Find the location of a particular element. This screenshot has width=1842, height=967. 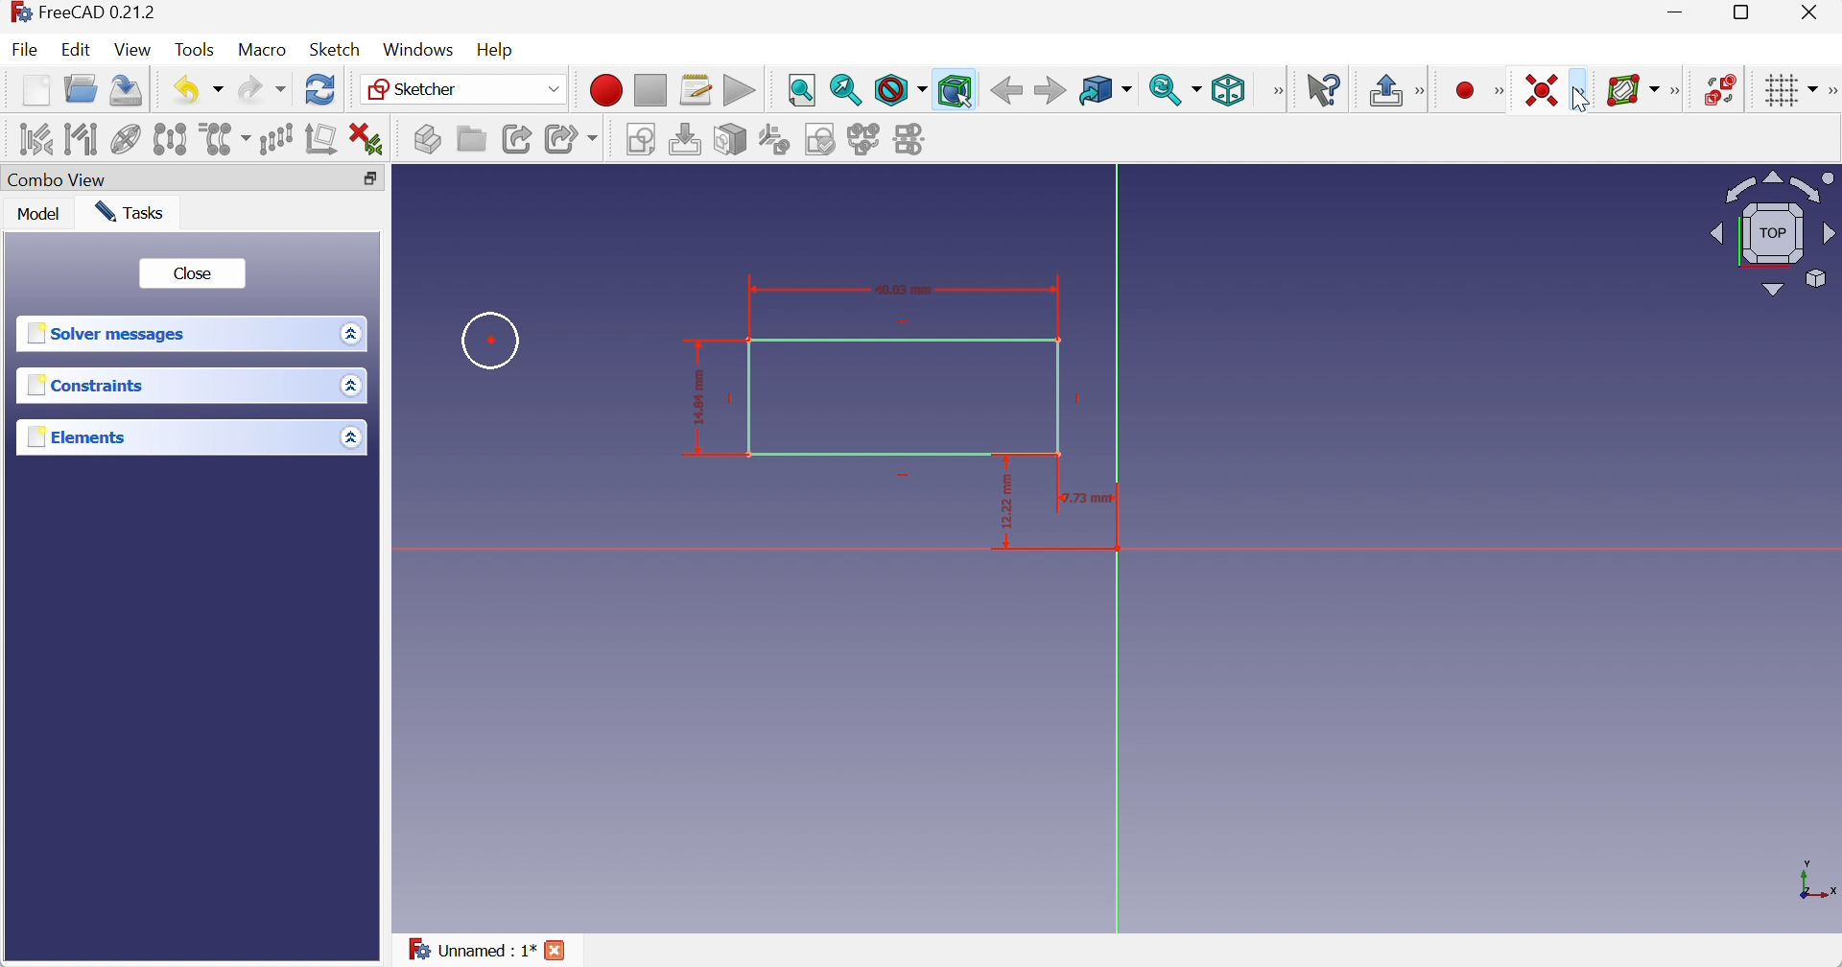

Redo is located at coordinates (262, 89).